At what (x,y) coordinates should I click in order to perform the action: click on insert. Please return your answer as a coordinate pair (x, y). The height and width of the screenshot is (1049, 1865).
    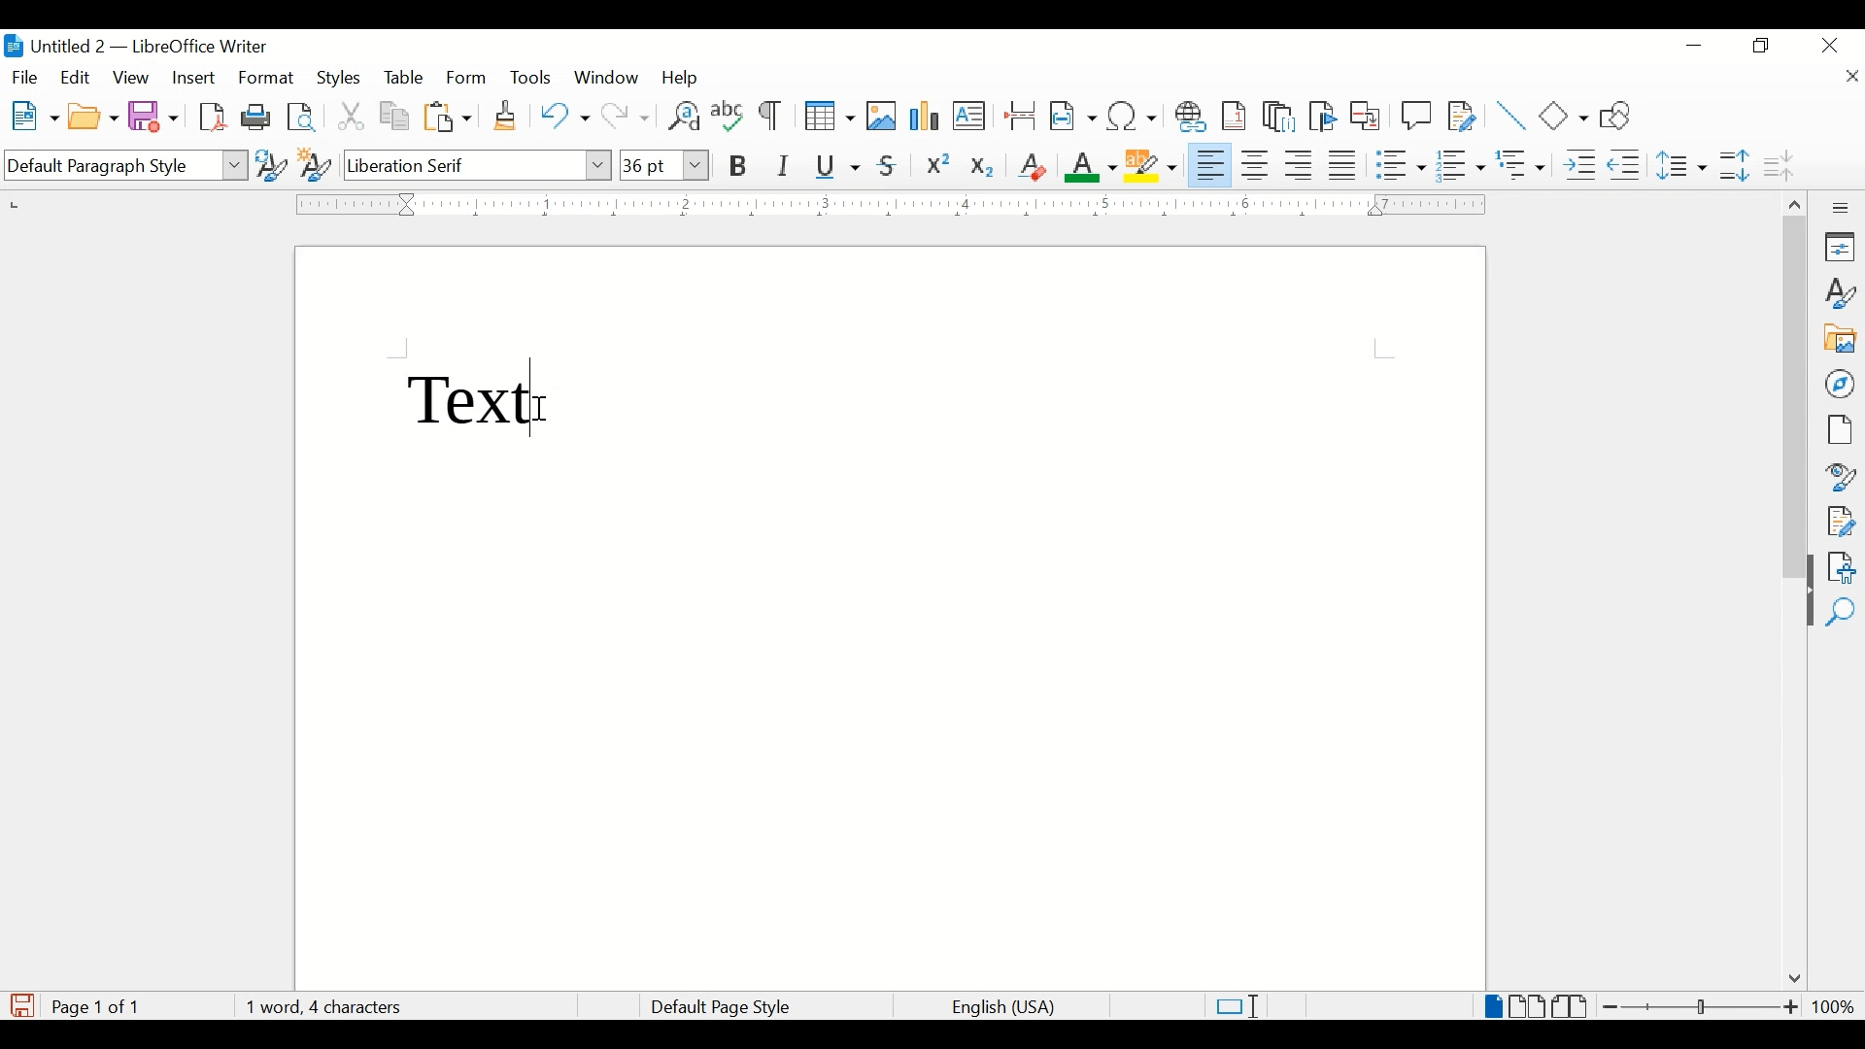
    Looking at the image, I should click on (192, 78).